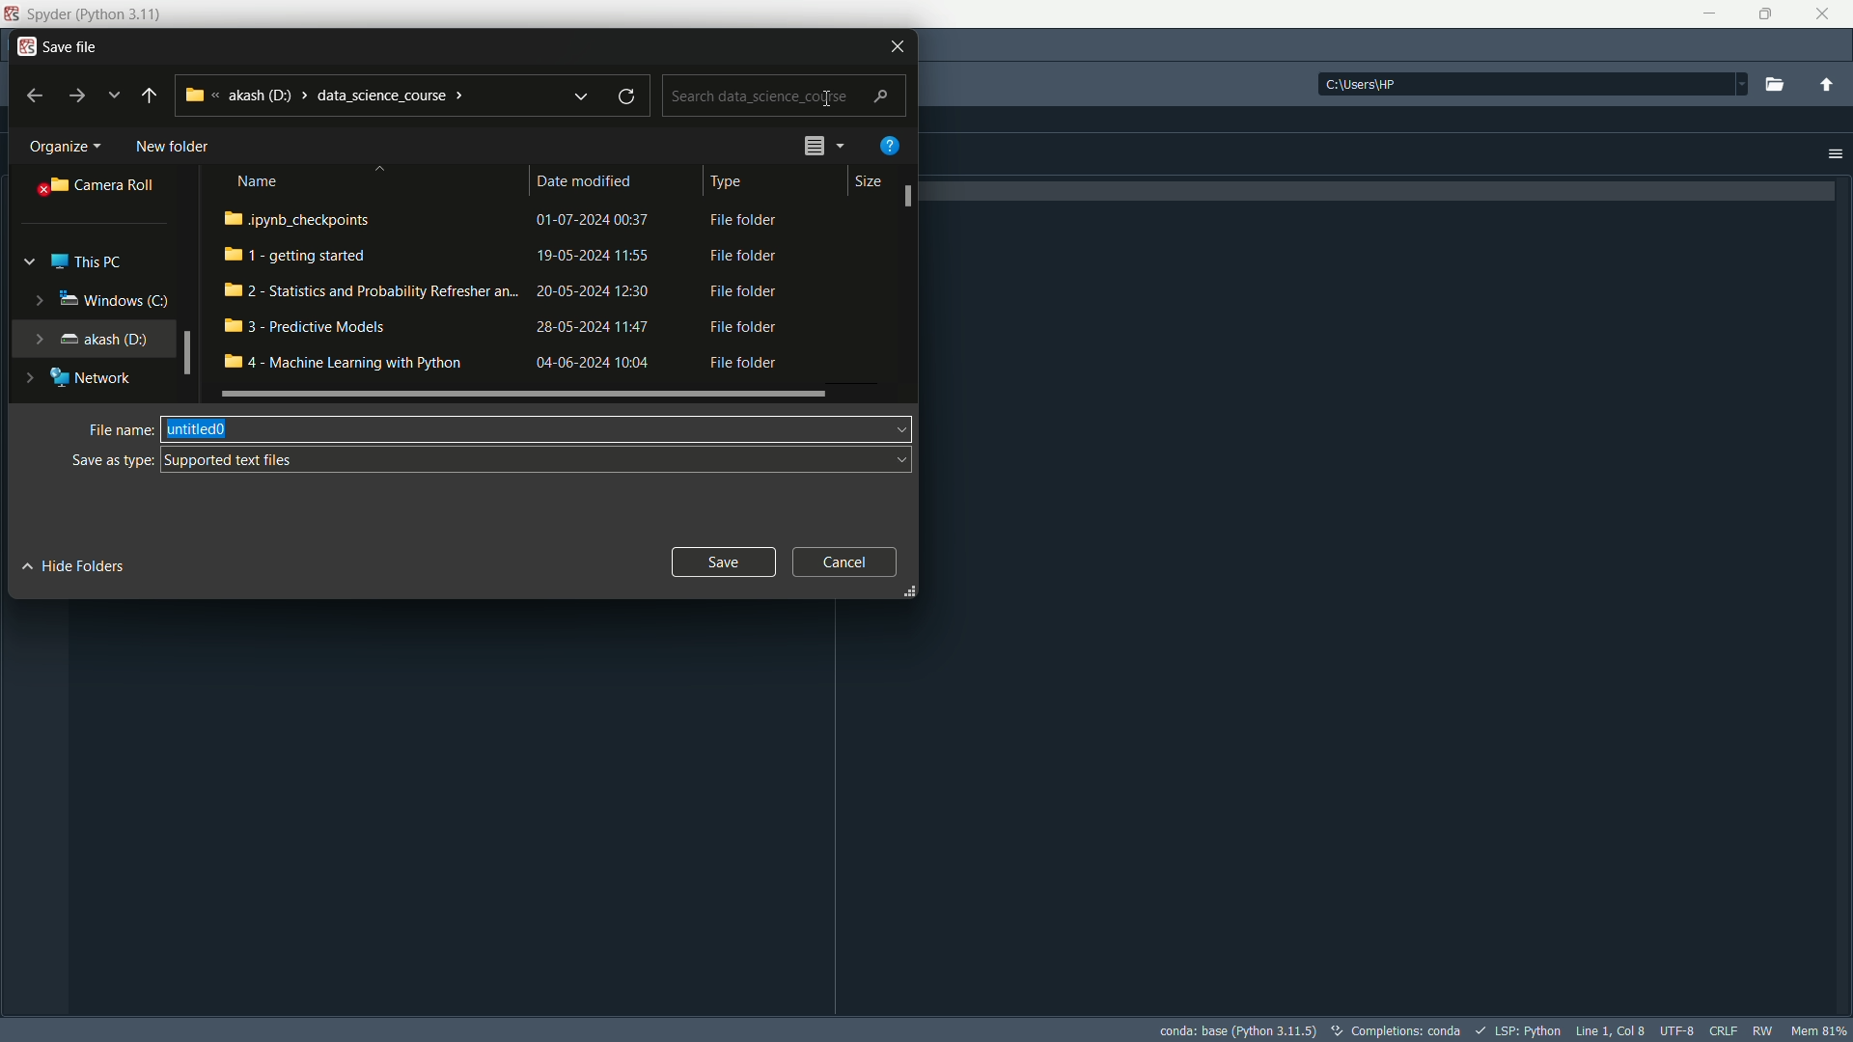  I want to click on file name, so click(122, 430).